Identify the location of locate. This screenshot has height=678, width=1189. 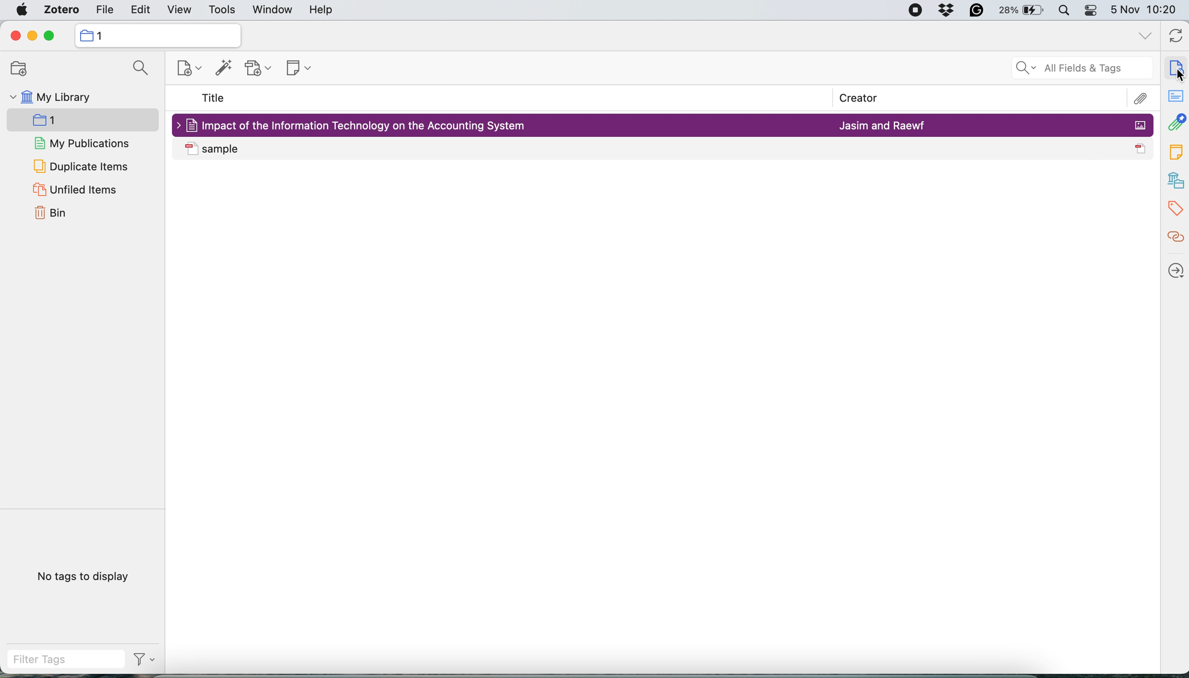
(1174, 271).